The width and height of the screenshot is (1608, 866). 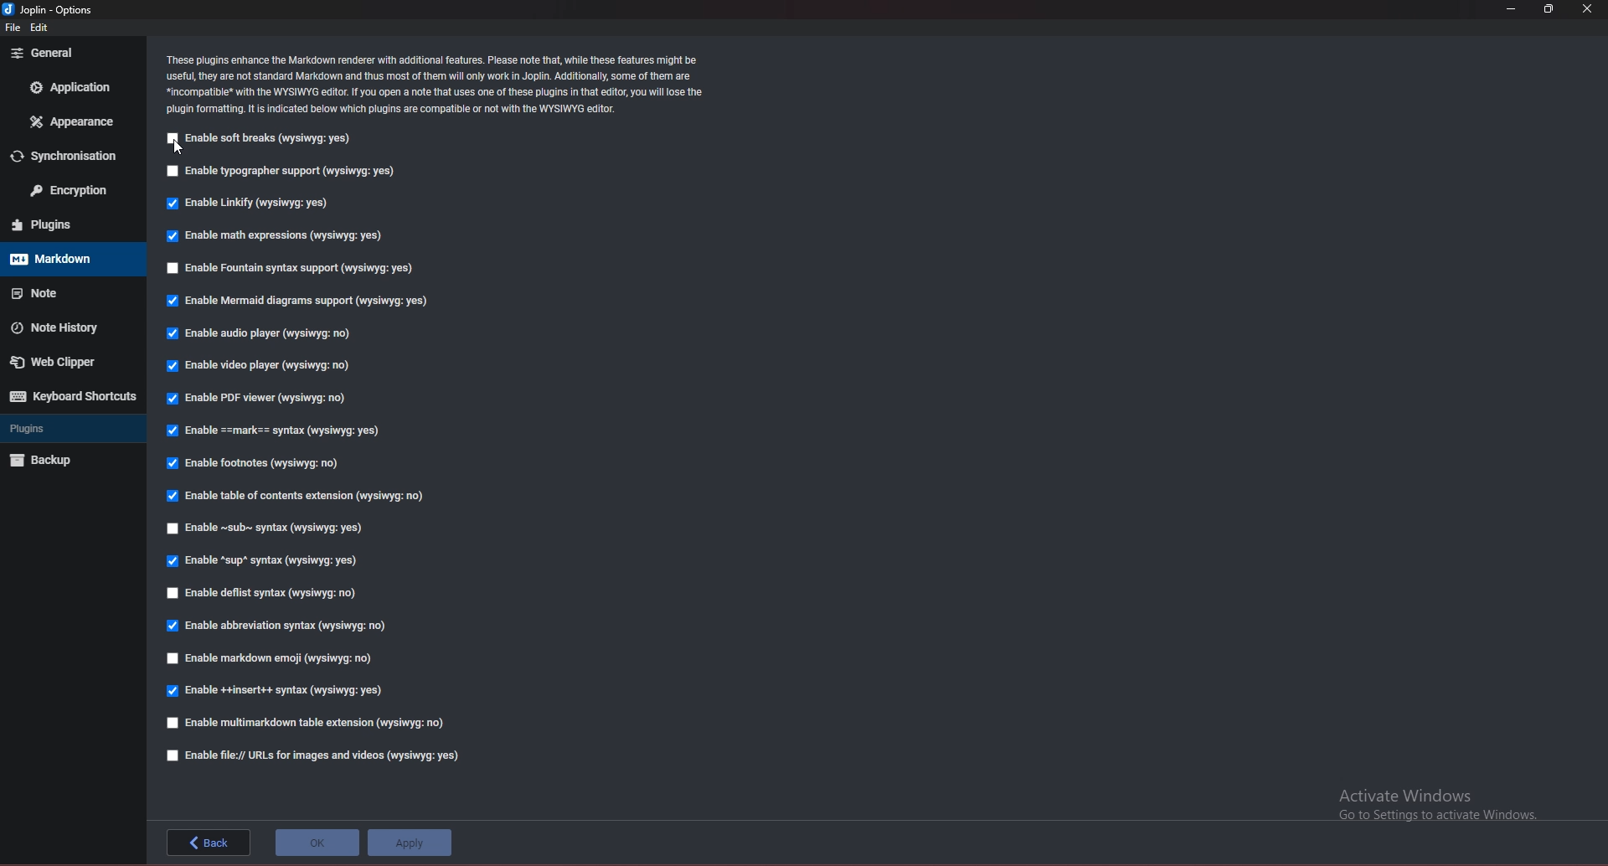 What do you see at coordinates (277, 691) in the screenshot?
I see `enable insert syntax` at bounding box center [277, 691].